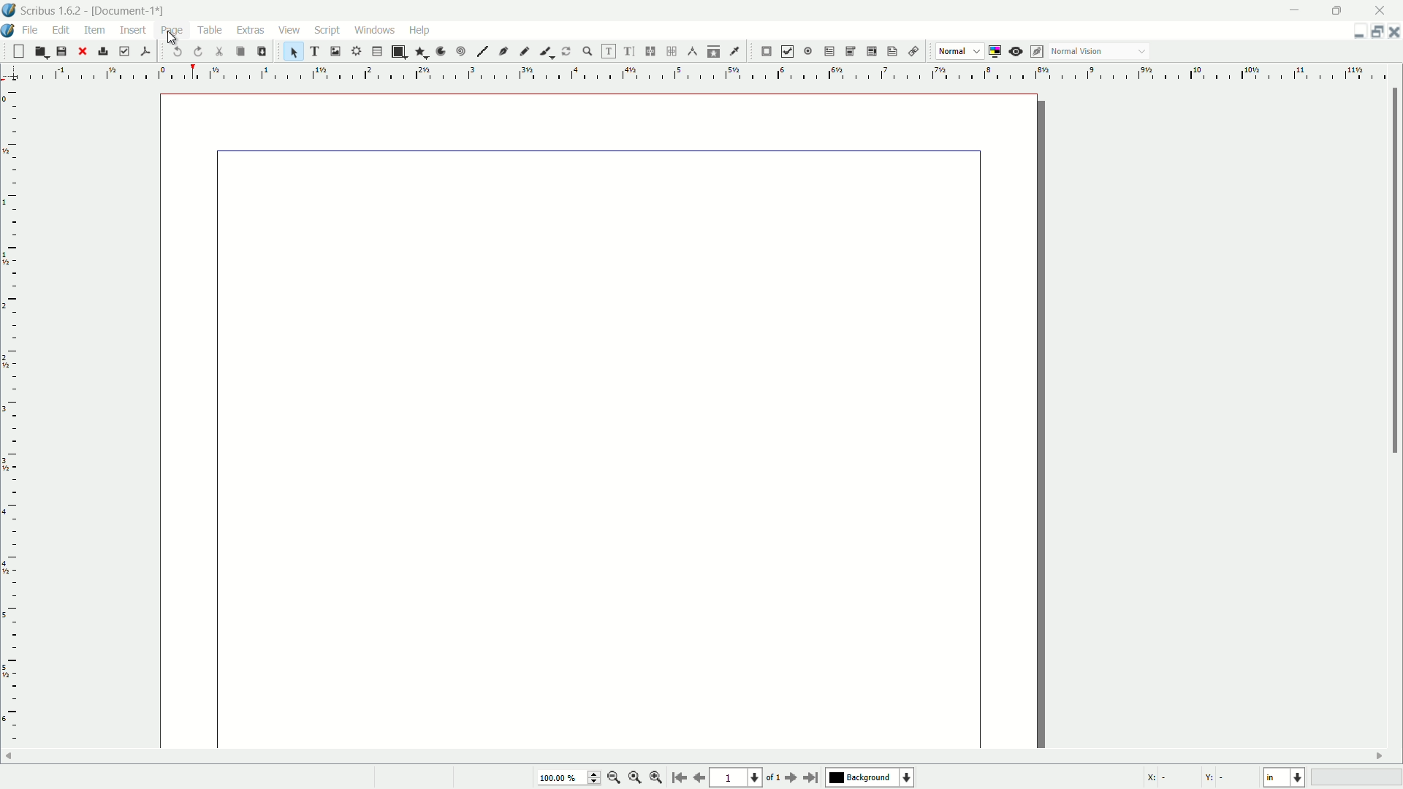 The width and height of the screenshot is (1403, 789). I want to click on toggle color management system, so click(997, 51).